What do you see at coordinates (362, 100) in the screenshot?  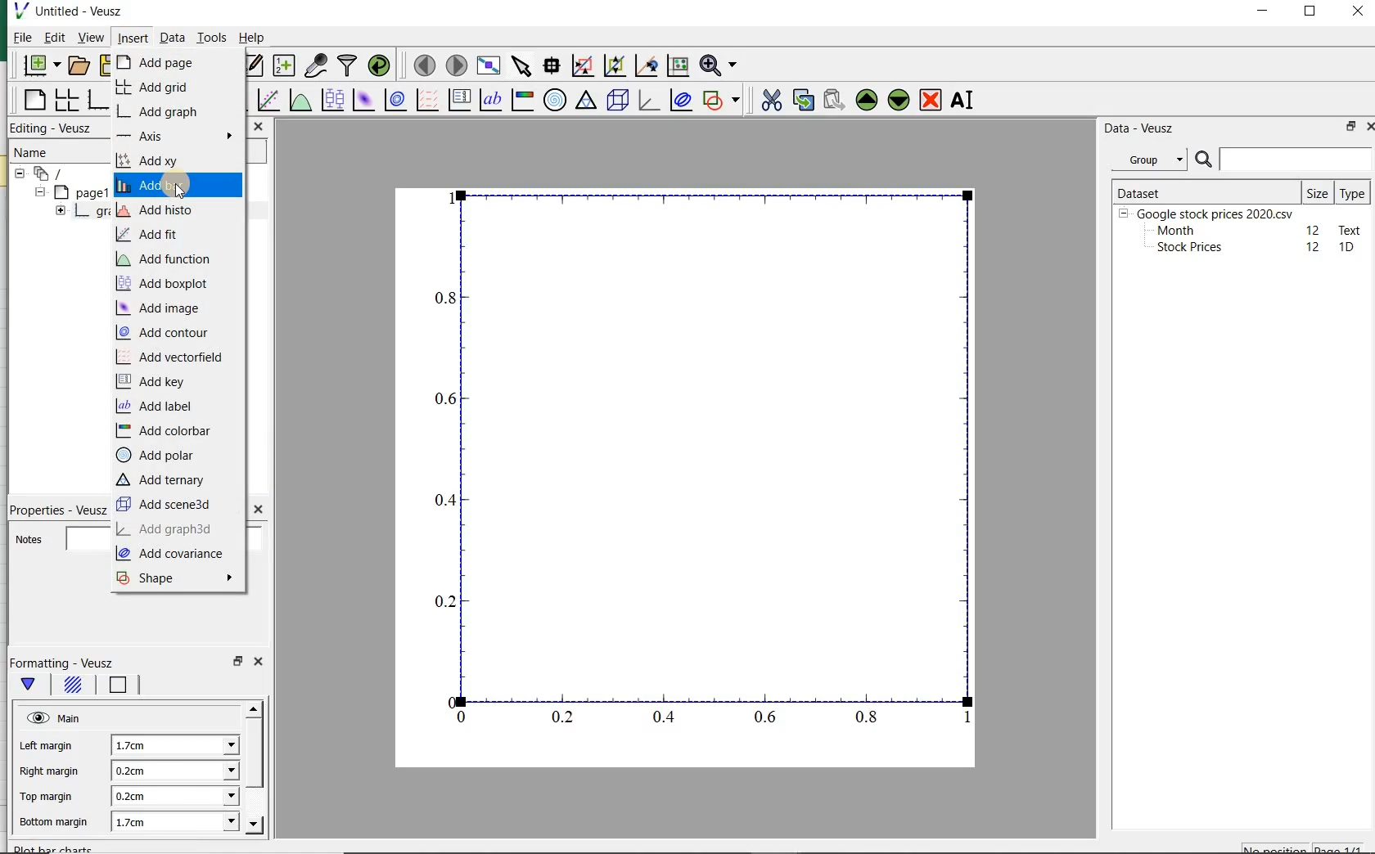 I see `plot a 2d dataset as an image` at bounding box center [362, 100].